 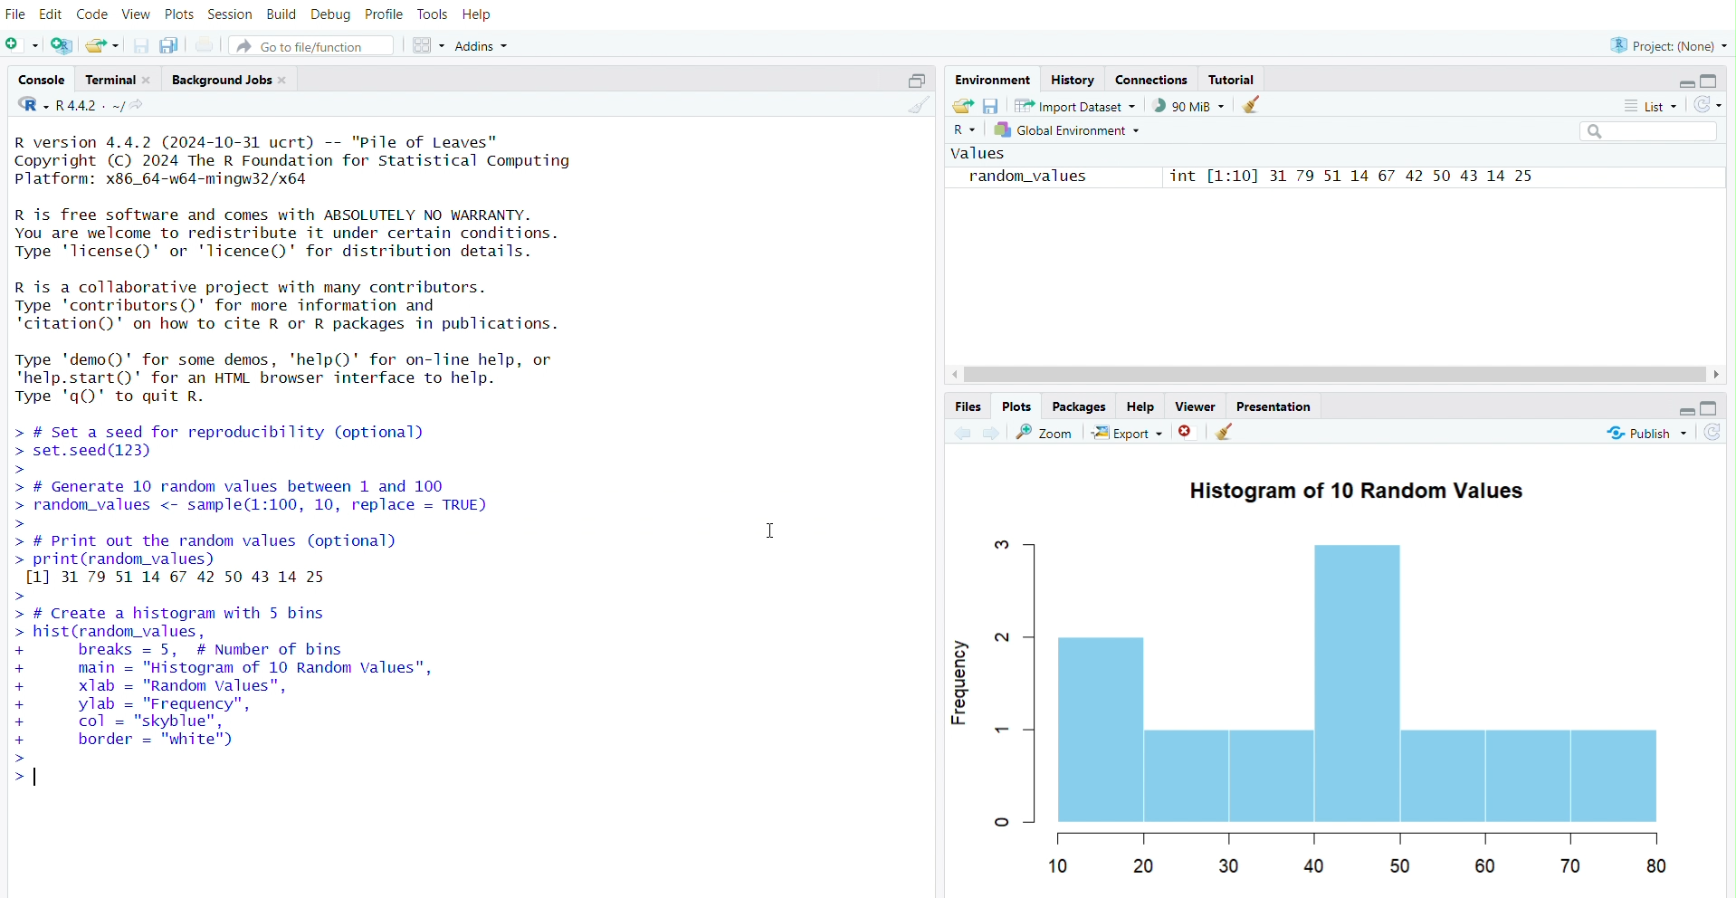 What do you see at coordinates (1188, 105) in the screenshot?
I see `88 MiB` at bounding box center [1188, 105].